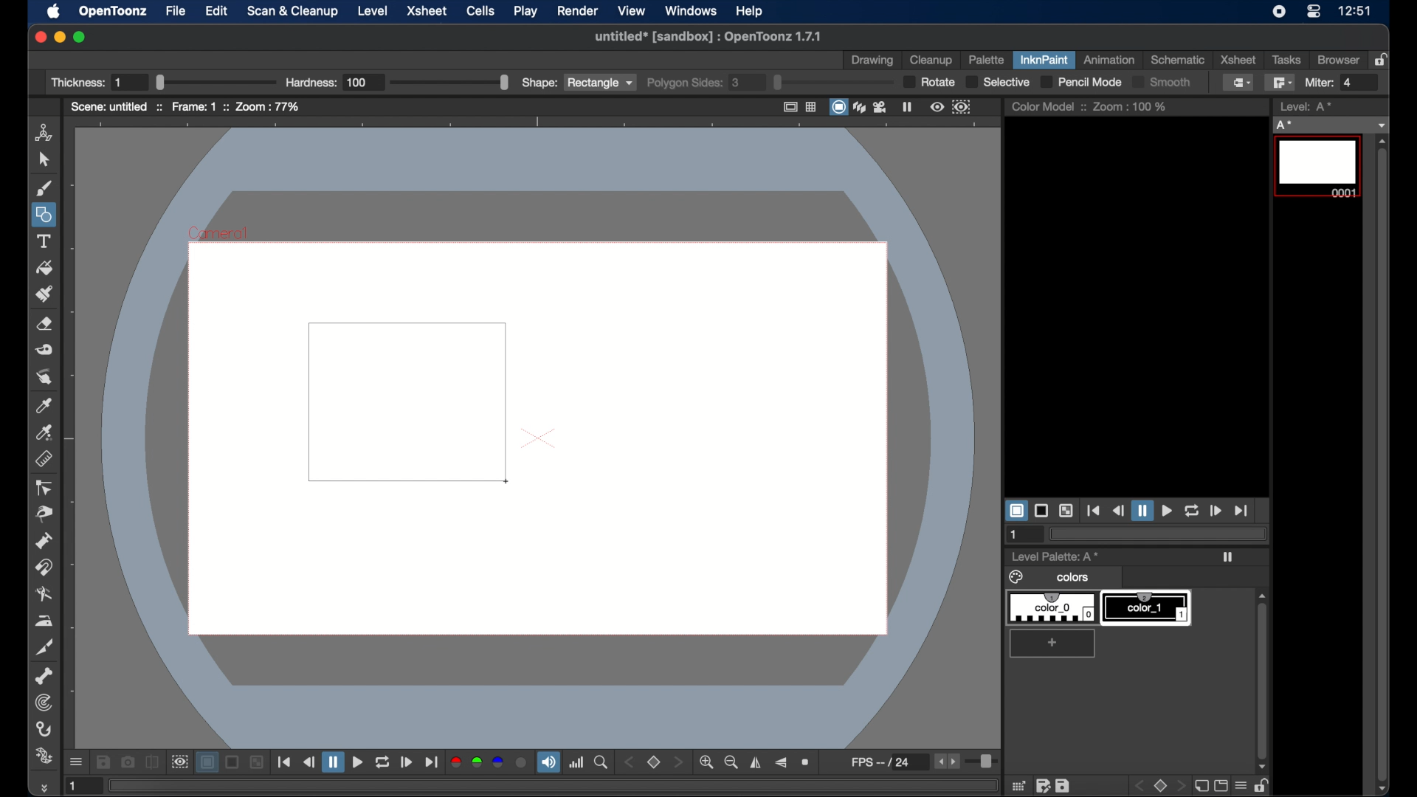 Image resolution: width=1417 pixels, height=797 pixels. I want to click on rewind, so click(308, 762).